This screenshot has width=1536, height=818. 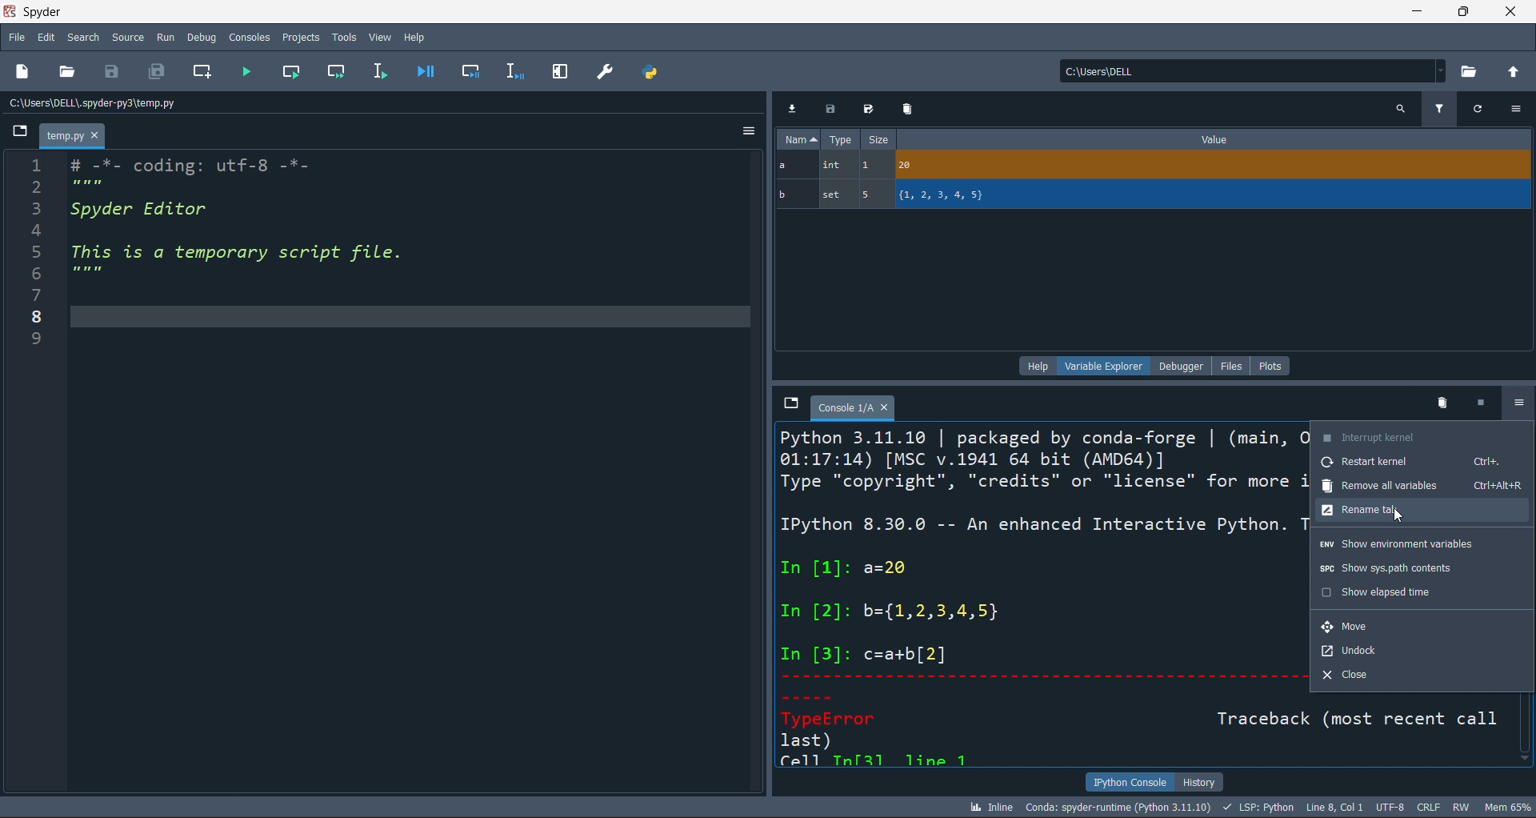 What do you see at coordinates (1422, 624) in the screenshot?
I see `move` at bounding box center [1422, 624].